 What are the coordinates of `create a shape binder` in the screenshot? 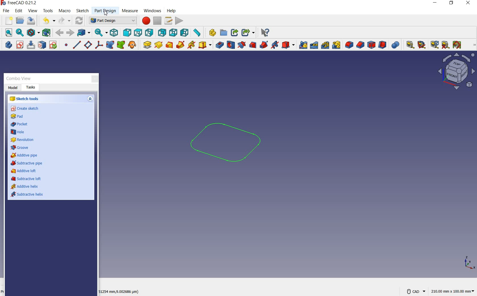 It's located at (110, 45).